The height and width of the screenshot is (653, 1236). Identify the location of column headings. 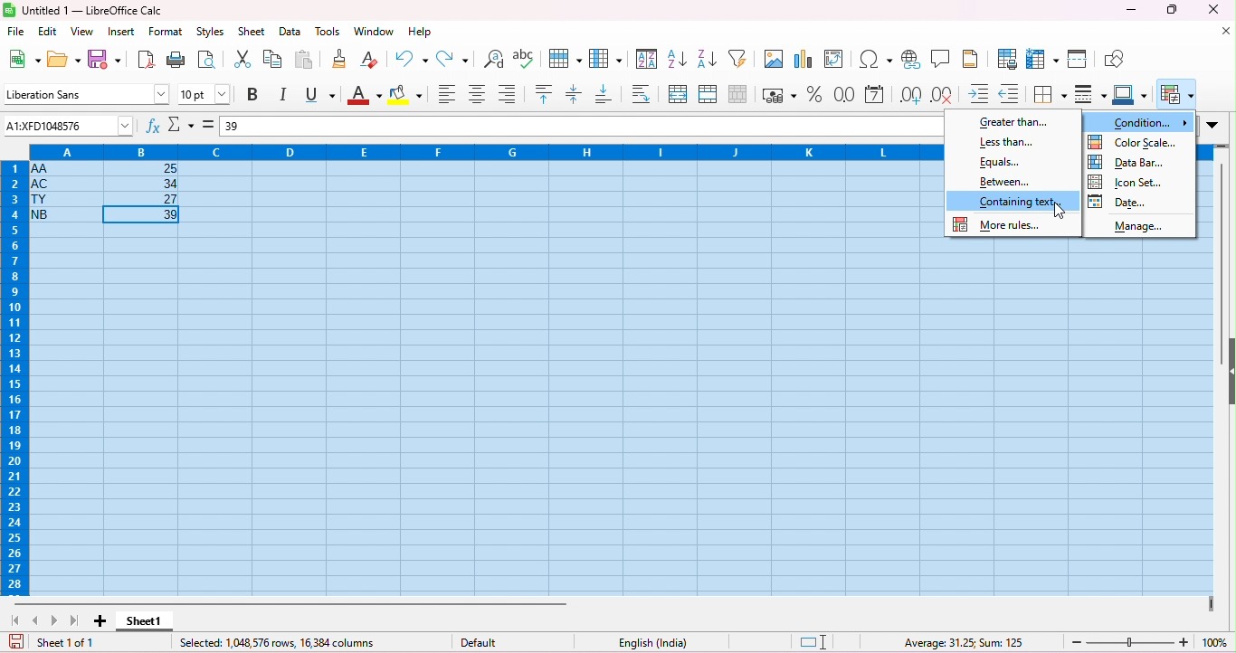
(484, 152).